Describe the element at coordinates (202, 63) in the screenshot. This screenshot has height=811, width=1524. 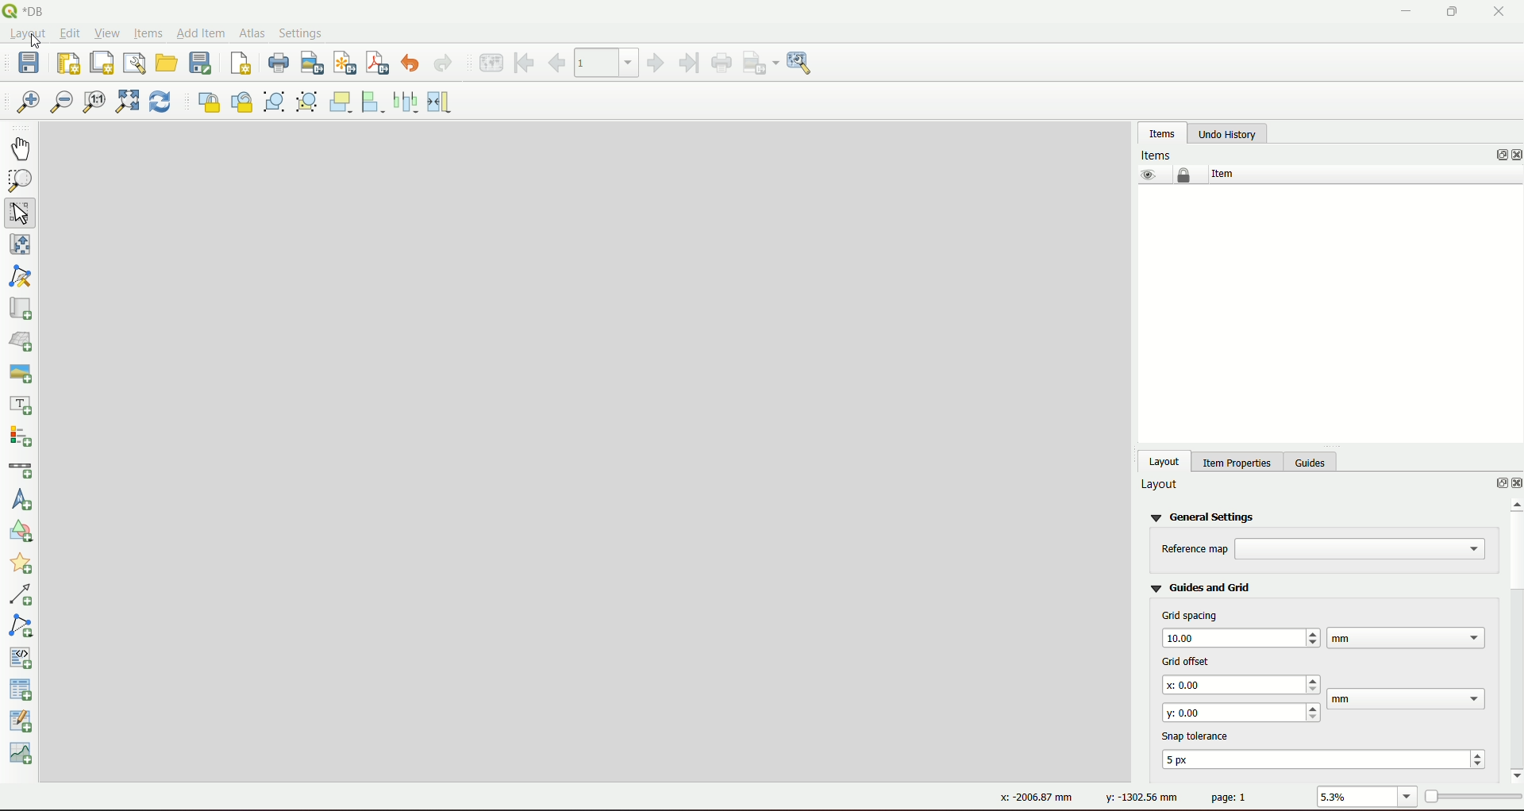
I see `save as template` at that location.